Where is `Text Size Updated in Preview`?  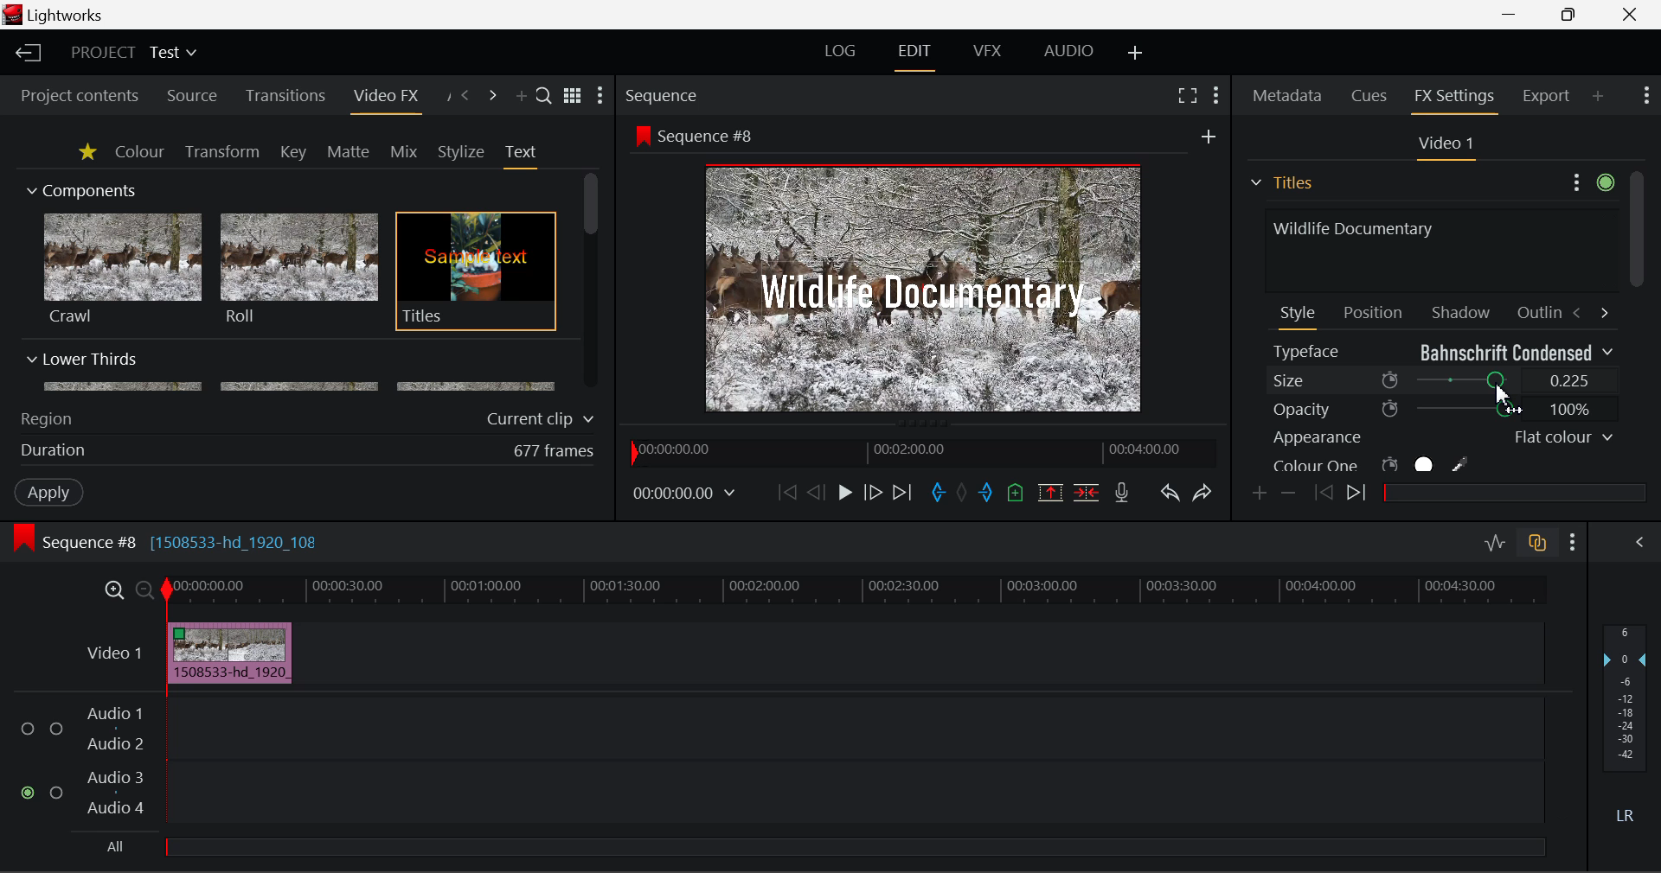 Text Size Updated in Preview is located at coordinates (927, 291).